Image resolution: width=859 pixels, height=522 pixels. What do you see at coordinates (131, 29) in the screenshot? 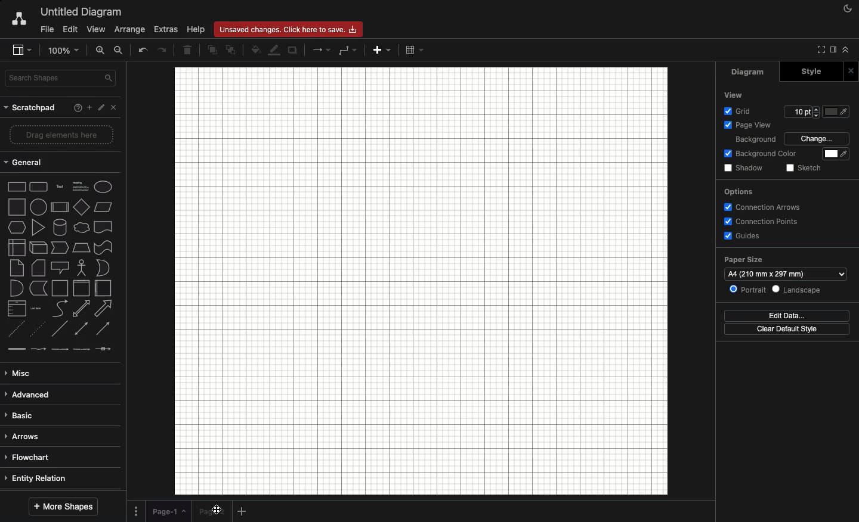
I see `Arrange` at bounding box center [131, 29].